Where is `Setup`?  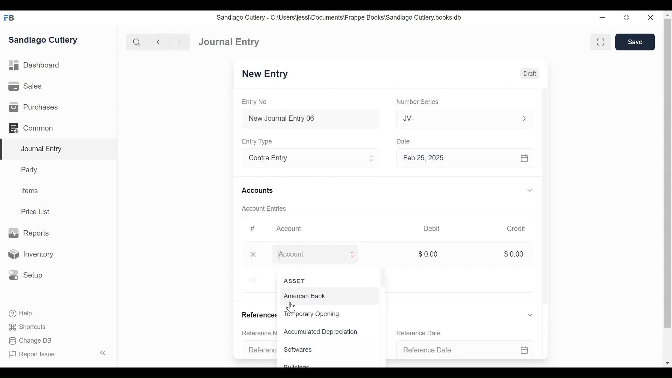 Setup is located at coordinates (24, 275).